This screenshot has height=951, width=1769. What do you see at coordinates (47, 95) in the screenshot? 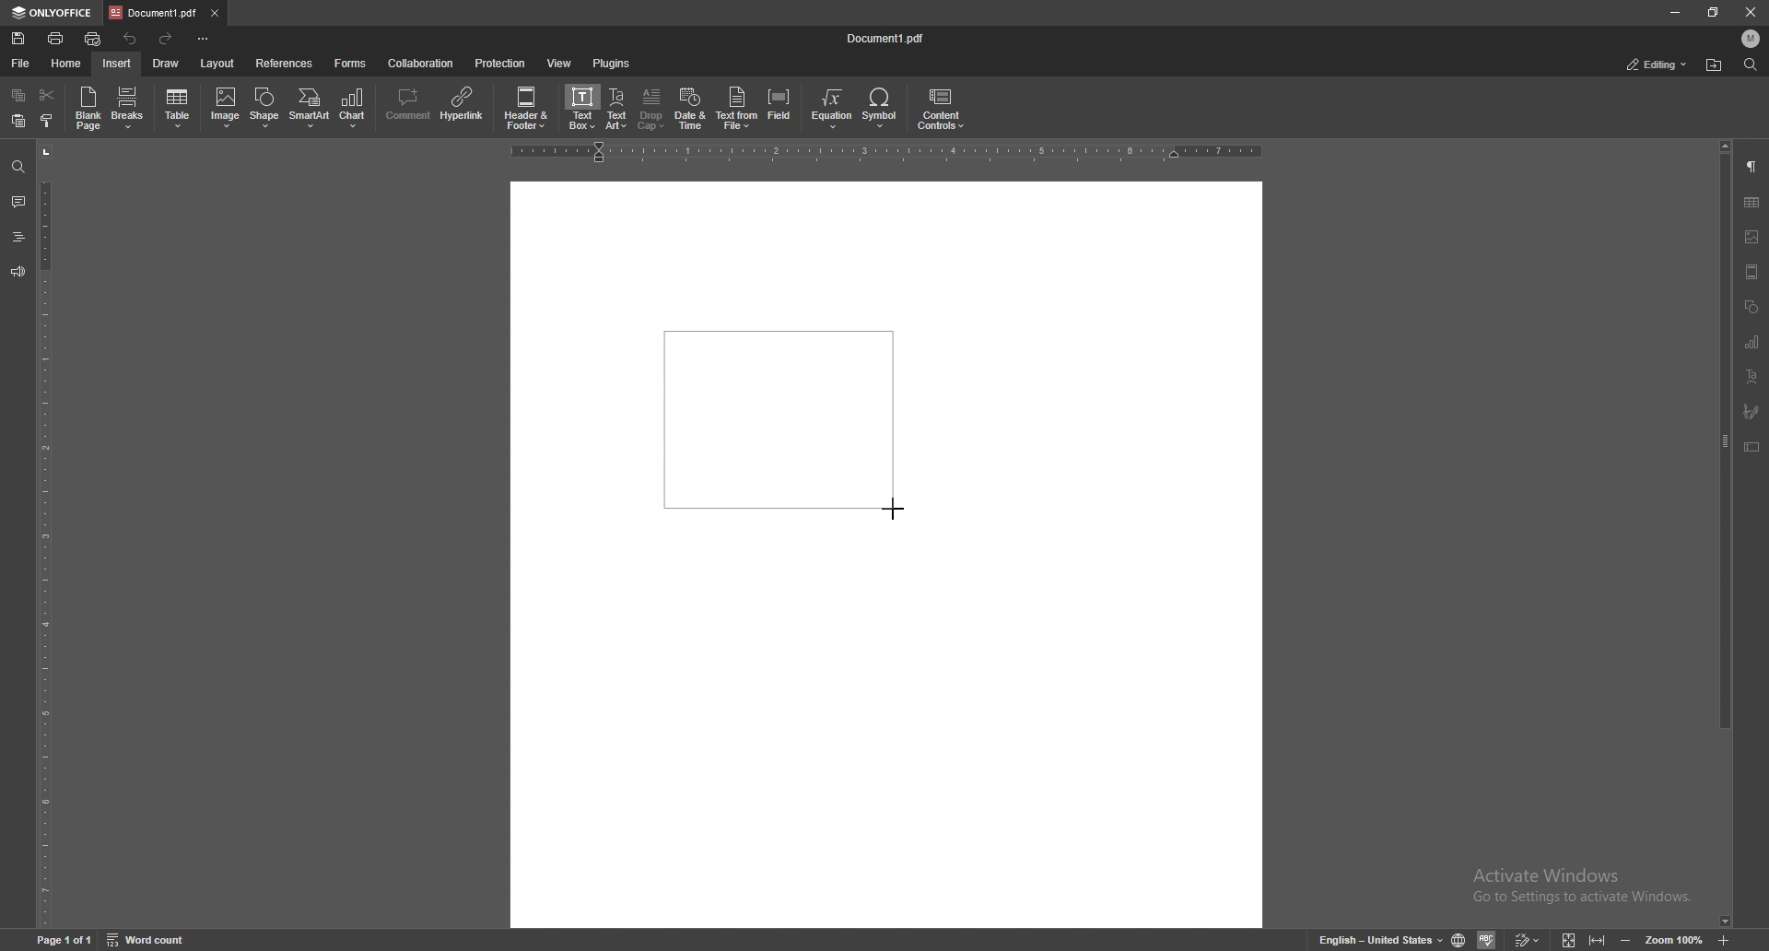
I see `cut` at bounding box center [47, 95].